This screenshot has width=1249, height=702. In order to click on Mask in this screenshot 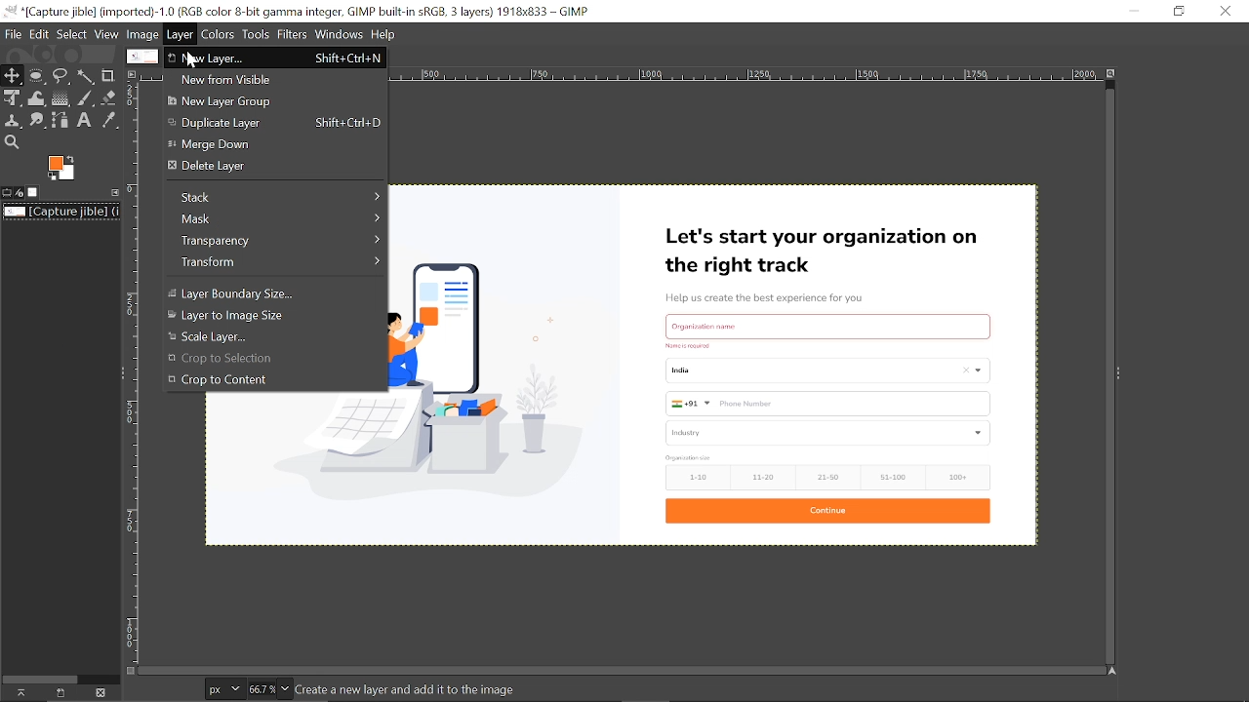, I will do `click(277, 217)`.